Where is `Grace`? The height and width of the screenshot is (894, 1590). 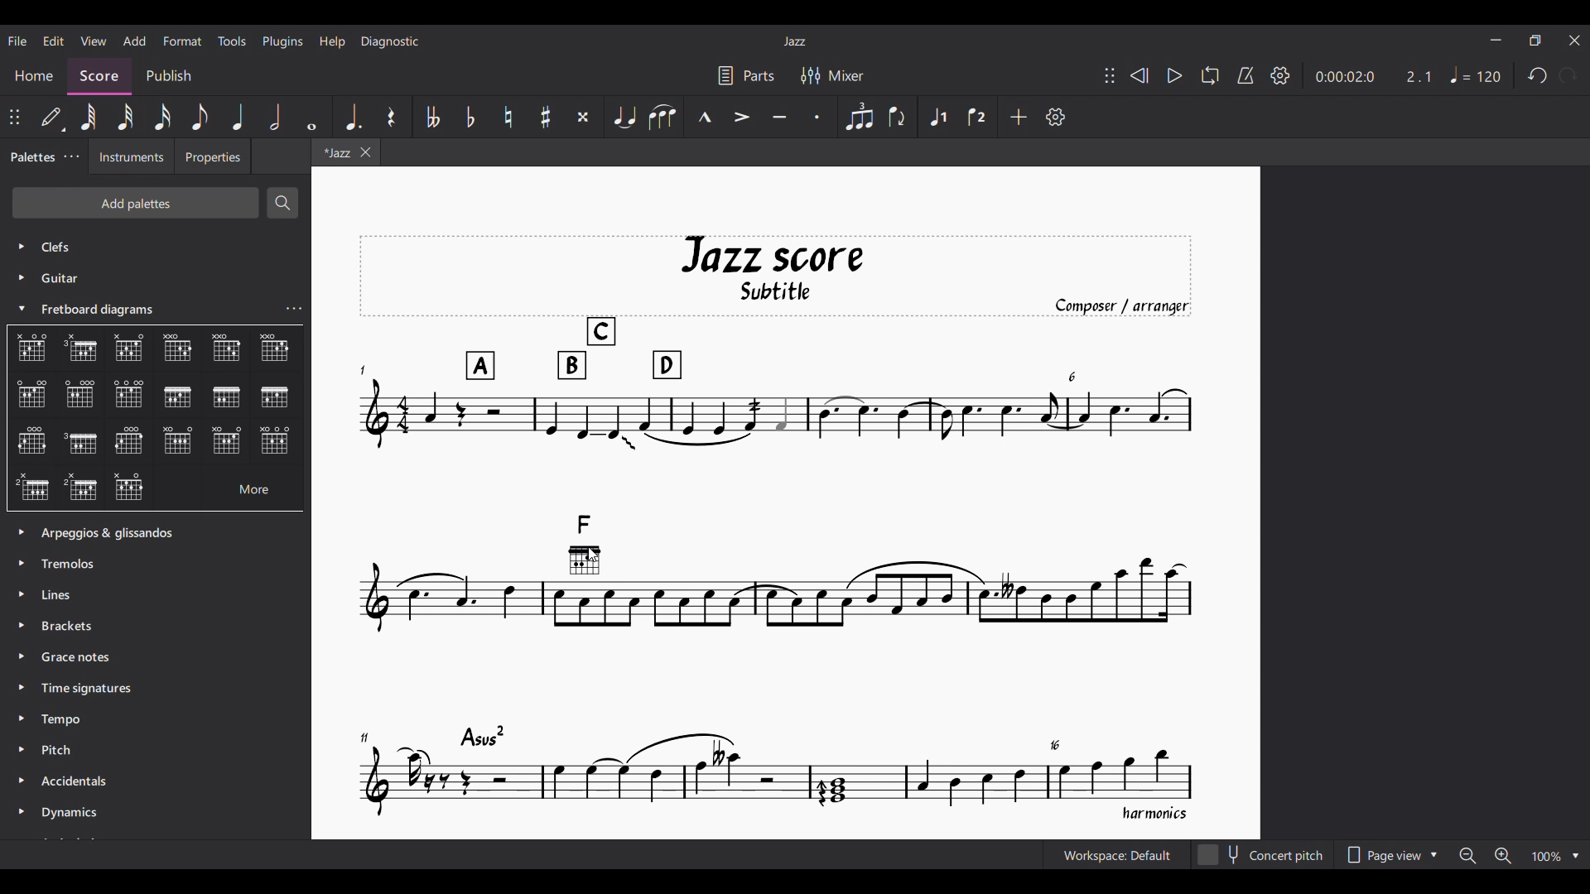
Grace is located at coordinates (79, 659).